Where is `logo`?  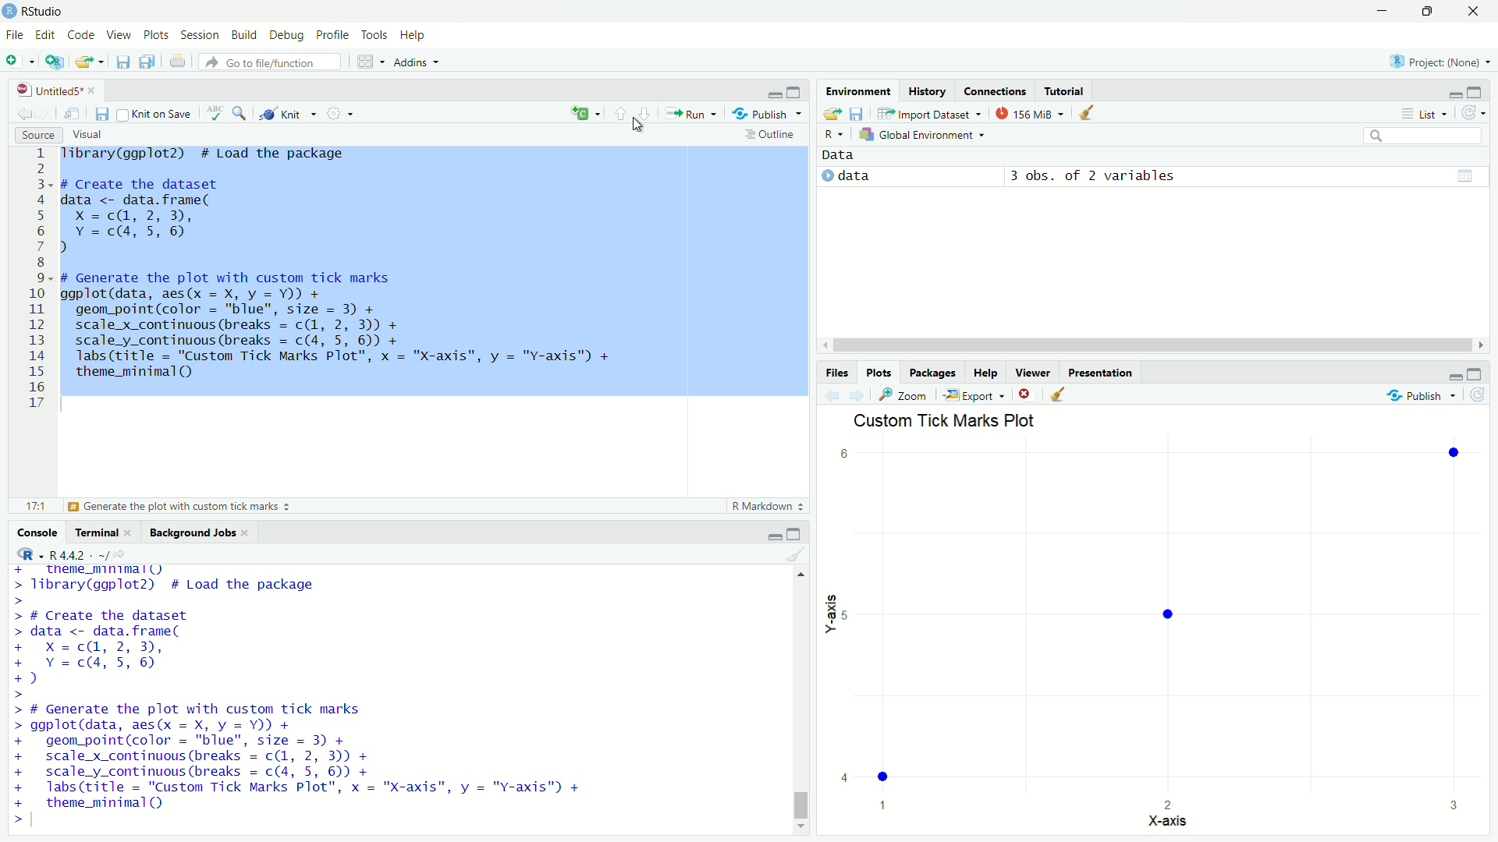
logo is located at coordinates (9, 12).